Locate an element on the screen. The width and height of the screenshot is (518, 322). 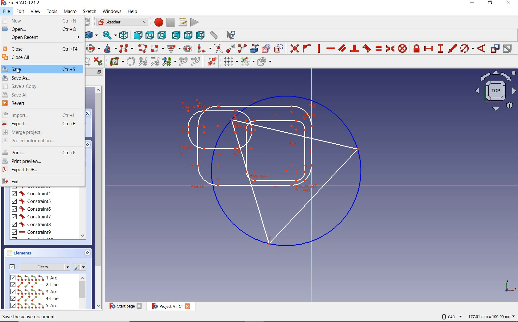
what's this? is located at coordinates (231, 35).